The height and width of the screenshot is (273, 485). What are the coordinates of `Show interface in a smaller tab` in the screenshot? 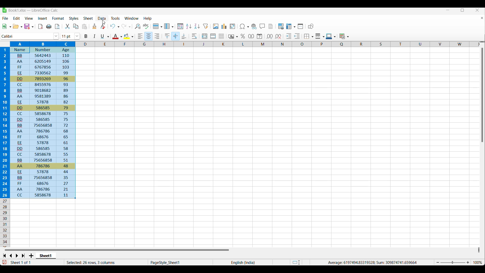 It's located at (463, 10).